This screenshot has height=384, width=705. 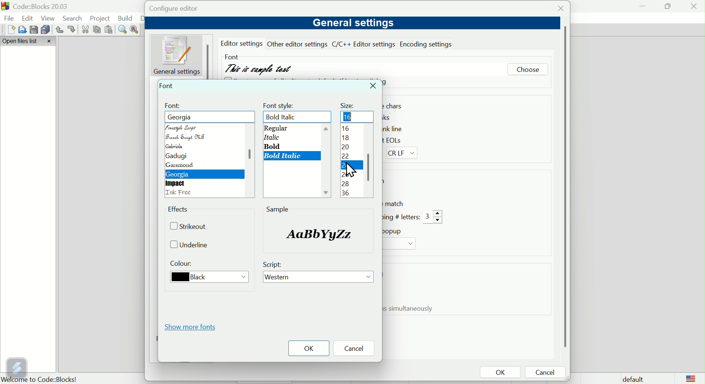 I want to click on 18, so click(x=348, y=138).